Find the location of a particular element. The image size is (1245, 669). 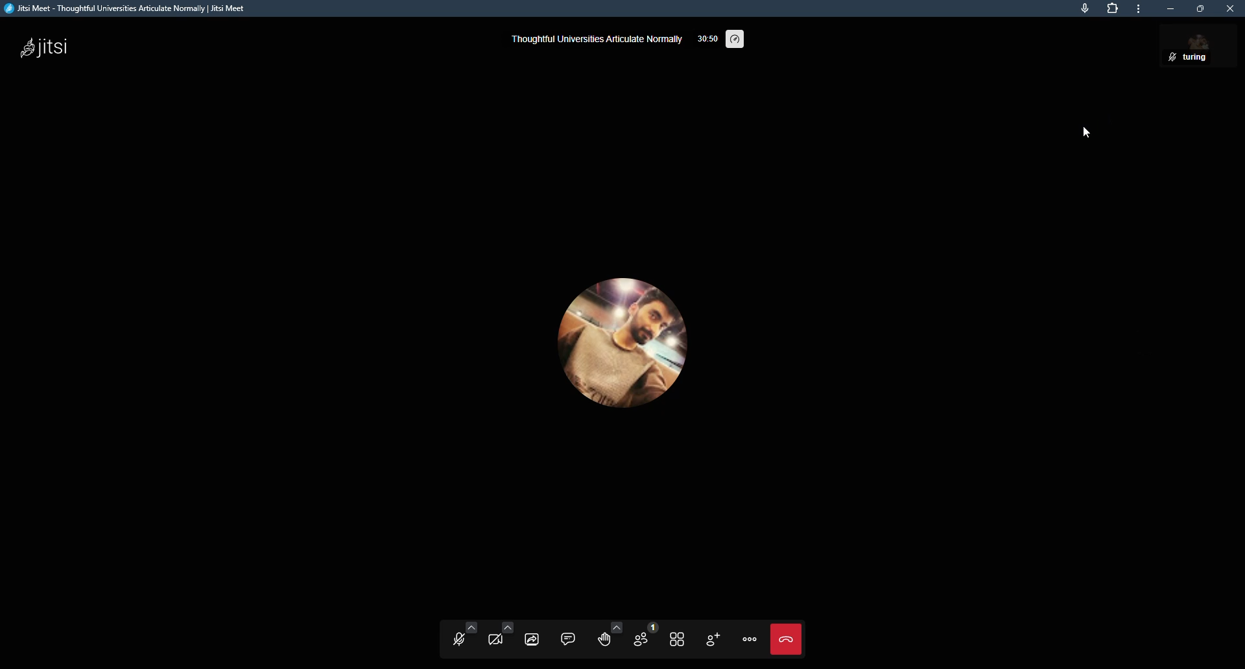

Jitsi Meet - Thoughtful Universities Articulate Normally | Jitsi Meet is located at coordinates (143, 10).